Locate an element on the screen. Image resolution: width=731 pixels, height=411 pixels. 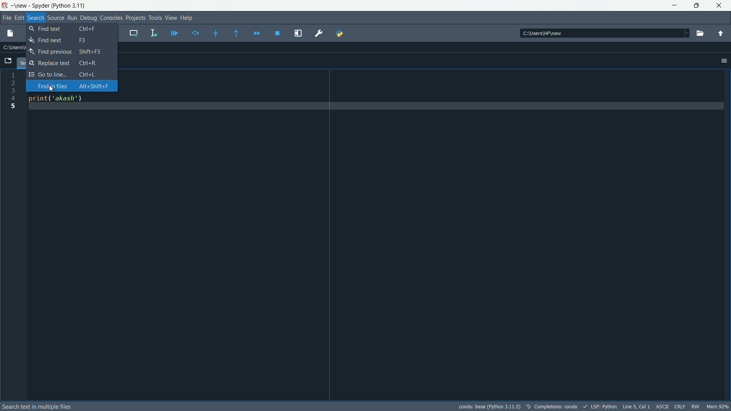
close app is located at coordinates (719, 6).